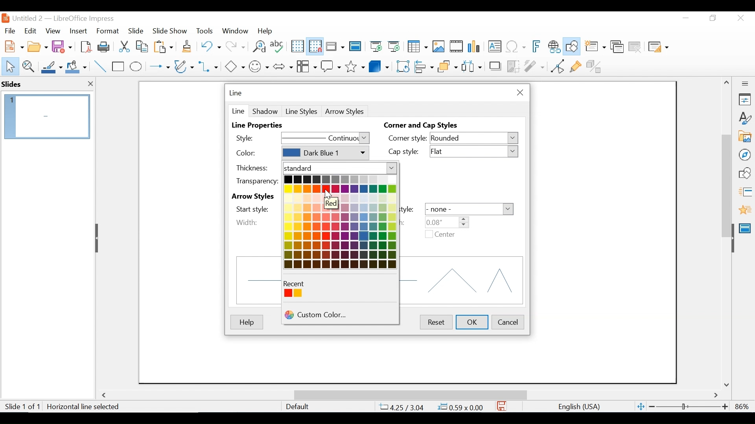 The width and height of the screenshot is (755, 424). I want to click on Line Styles, so click(302, 111).